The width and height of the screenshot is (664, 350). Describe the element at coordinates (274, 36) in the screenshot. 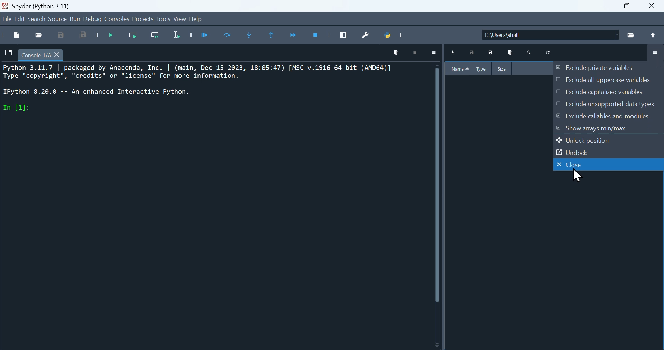

I see `Continue execution until same function returns` at that location.